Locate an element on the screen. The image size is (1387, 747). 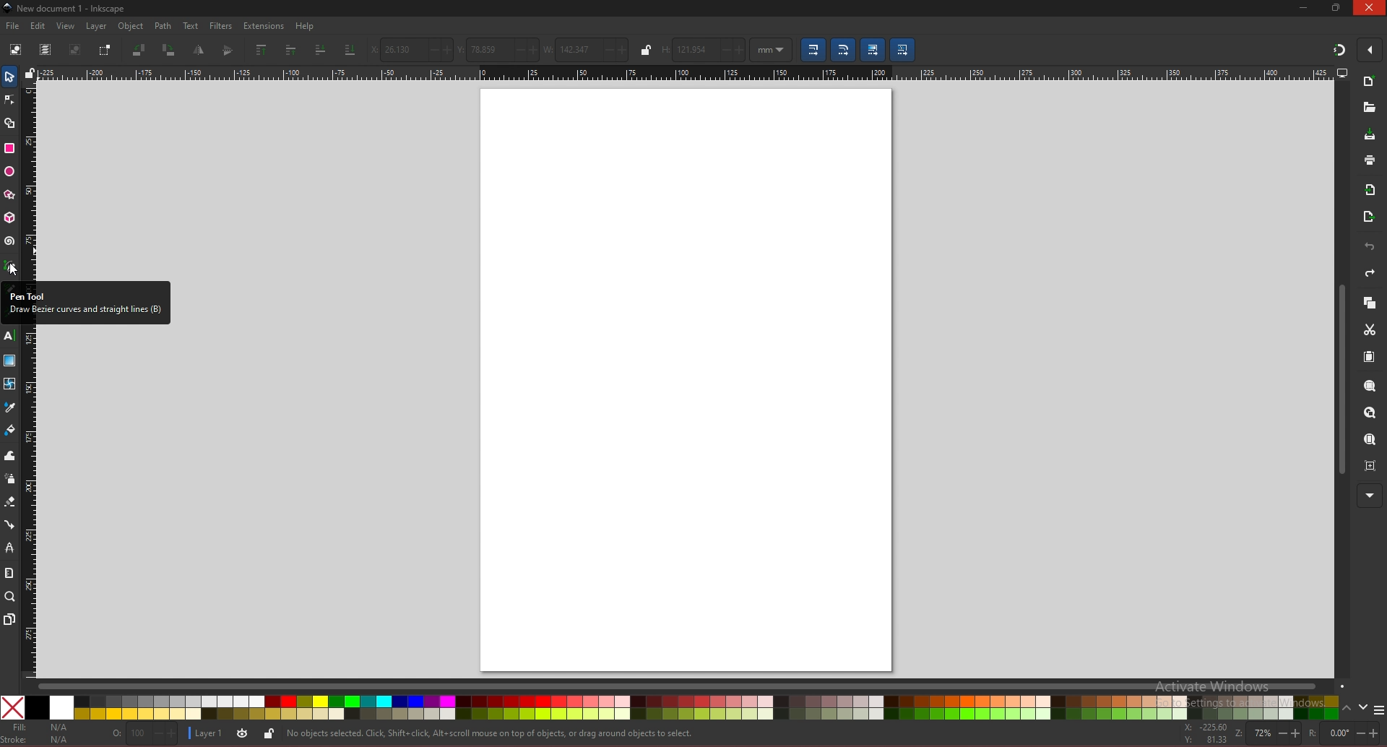
tooltip is located at coordinates (85, 303).